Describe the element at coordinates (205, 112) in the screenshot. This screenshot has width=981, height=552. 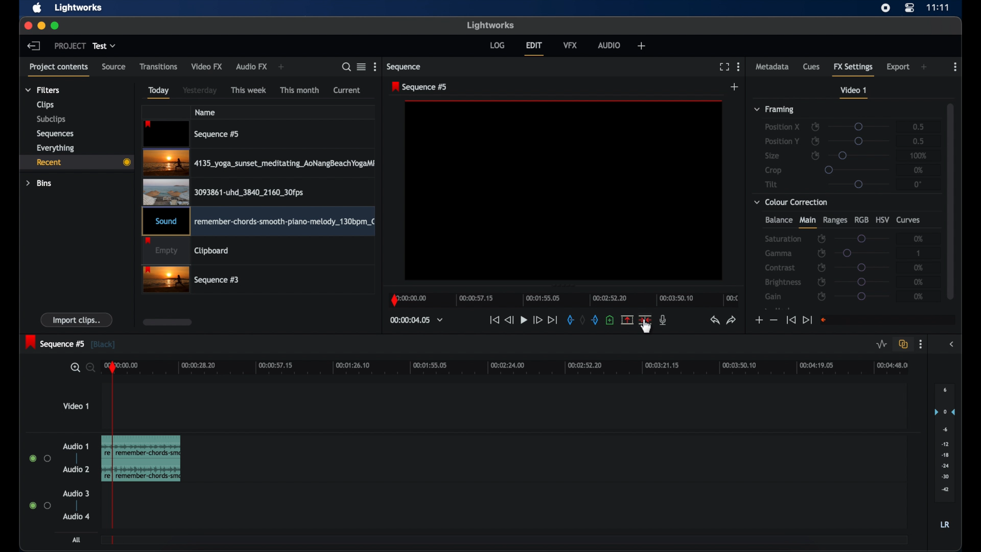
I see `name` at that location.